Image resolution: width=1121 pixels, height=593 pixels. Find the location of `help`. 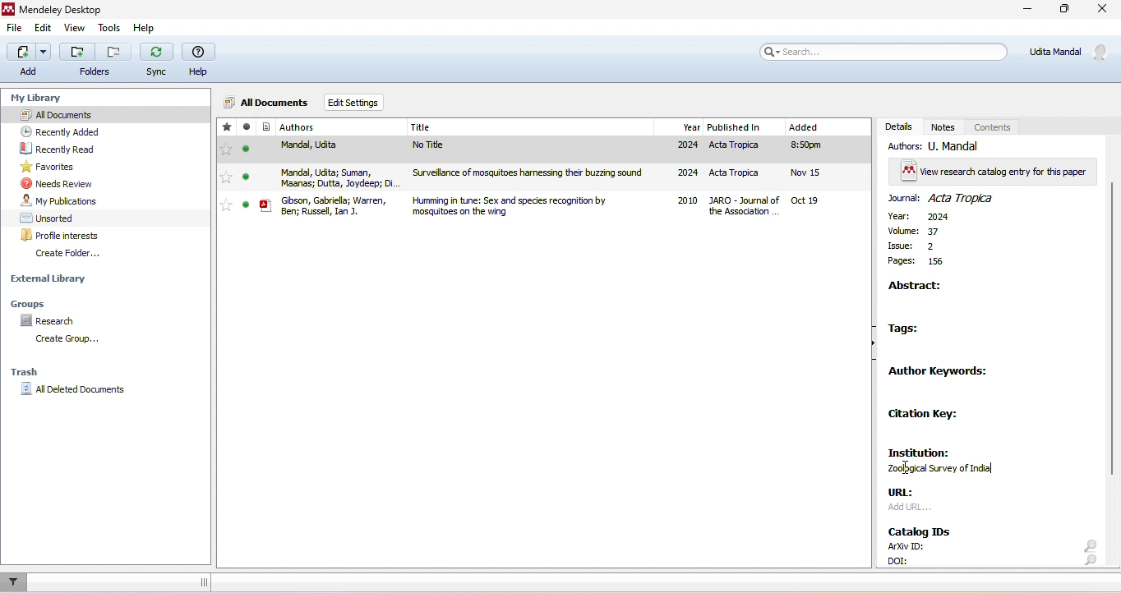

help is located at coordinates (202, 57).